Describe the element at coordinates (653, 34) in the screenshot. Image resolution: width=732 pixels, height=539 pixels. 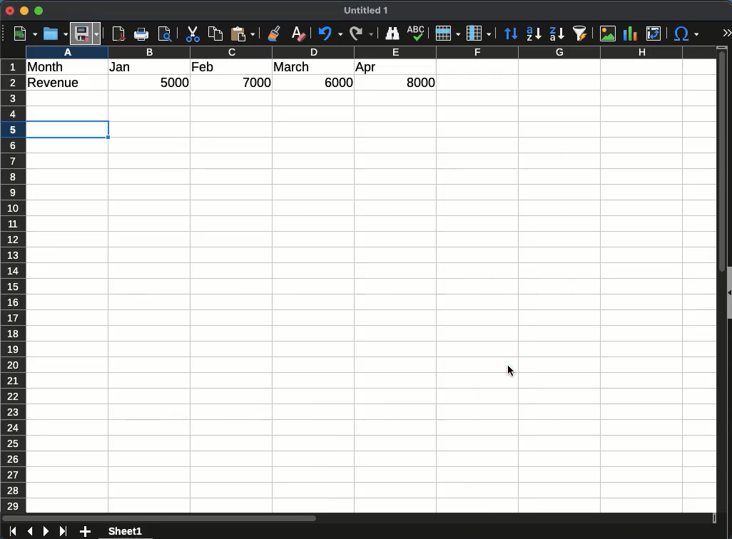
I see `pivot table` at that location.